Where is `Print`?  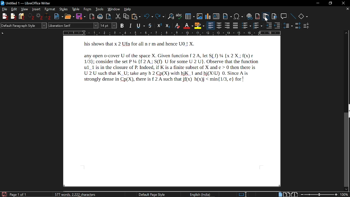
Print is located at coordinates (100, 16).